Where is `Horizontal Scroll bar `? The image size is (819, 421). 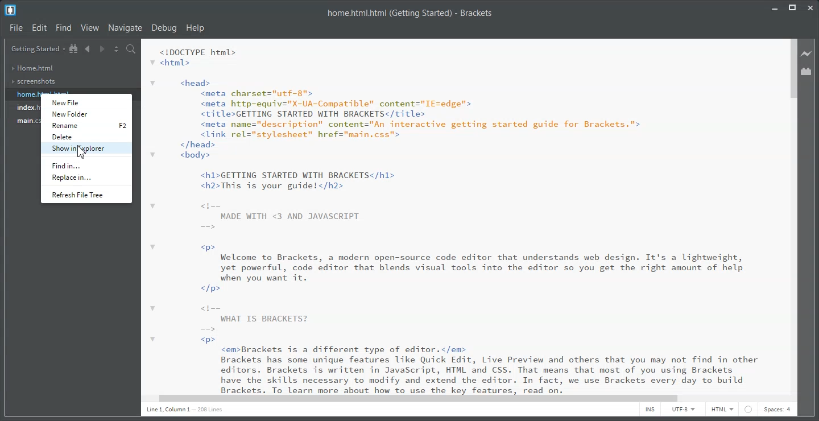 Horizontal Scroll bar  is located at coordinates (461, 398).